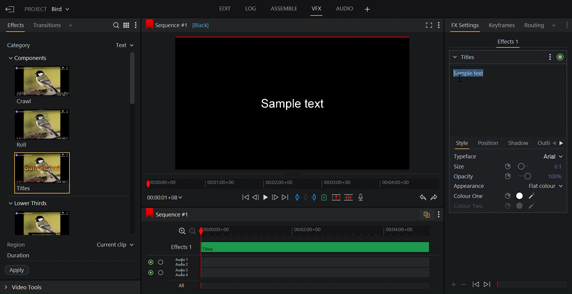 The image size is (572, 294). Describe the element at coordinates (299, 274) in the screenshot. I see `Audio Track 3, Audio Track 4` at that location.